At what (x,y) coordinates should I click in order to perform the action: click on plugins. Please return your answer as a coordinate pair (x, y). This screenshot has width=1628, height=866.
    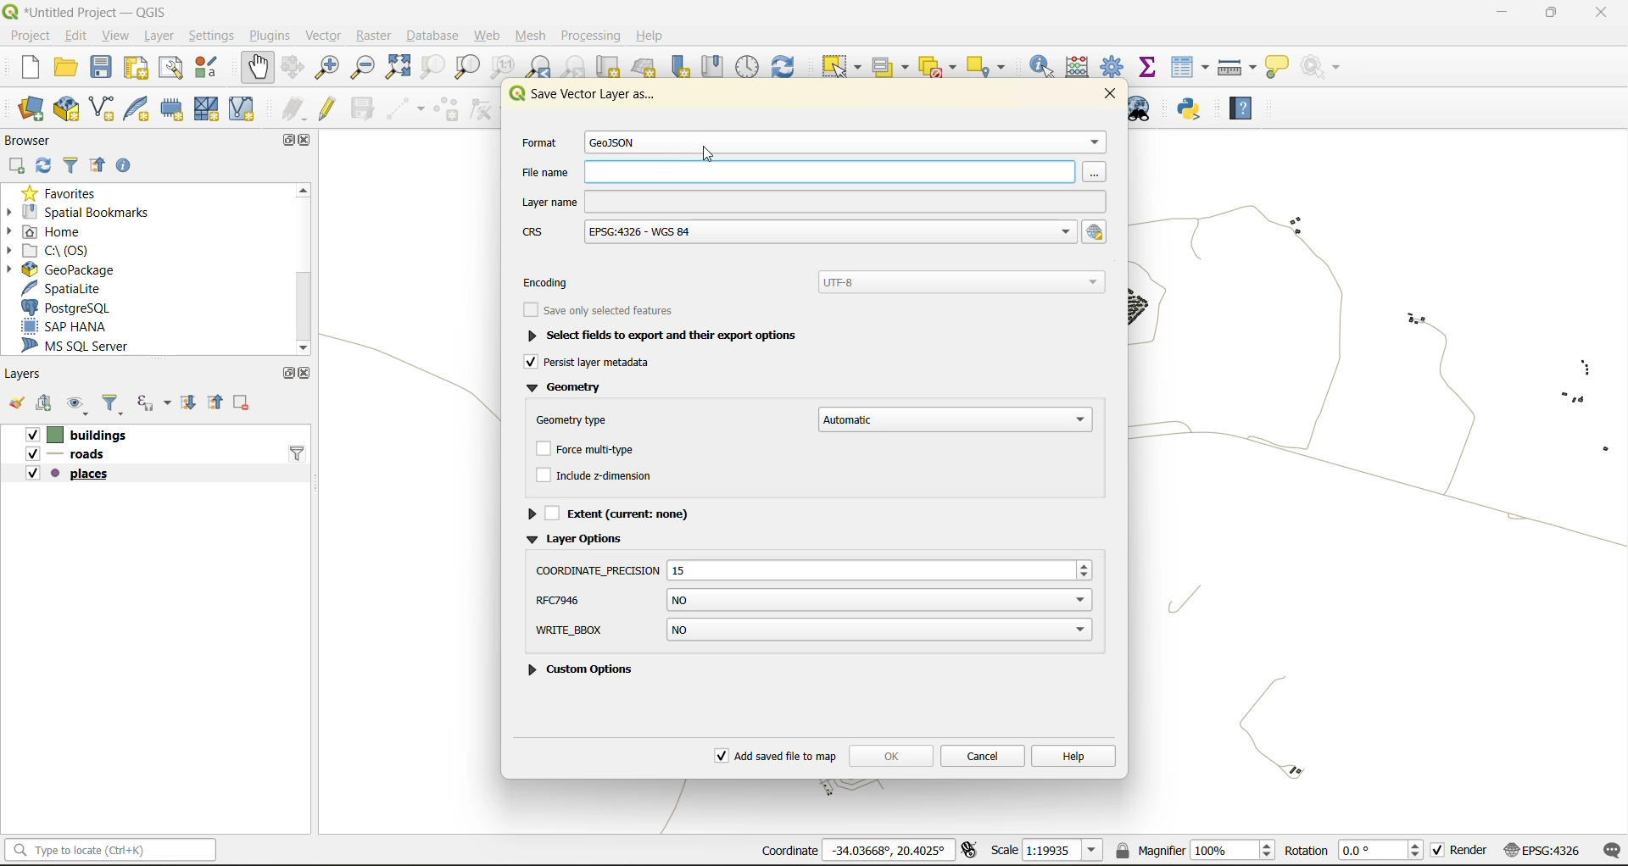
    Looking at the image, I should click on (270, 36).